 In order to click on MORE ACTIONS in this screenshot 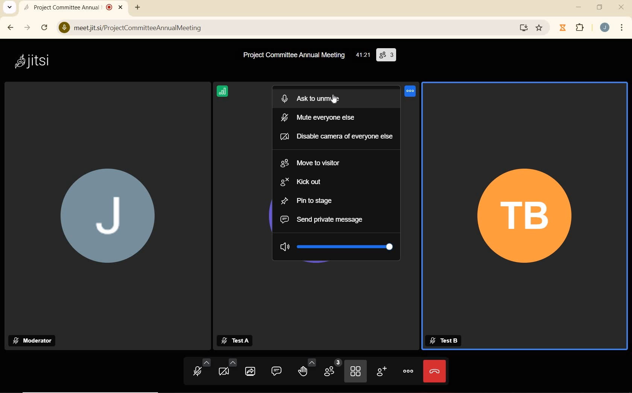, I will do `click(407, 370)`.